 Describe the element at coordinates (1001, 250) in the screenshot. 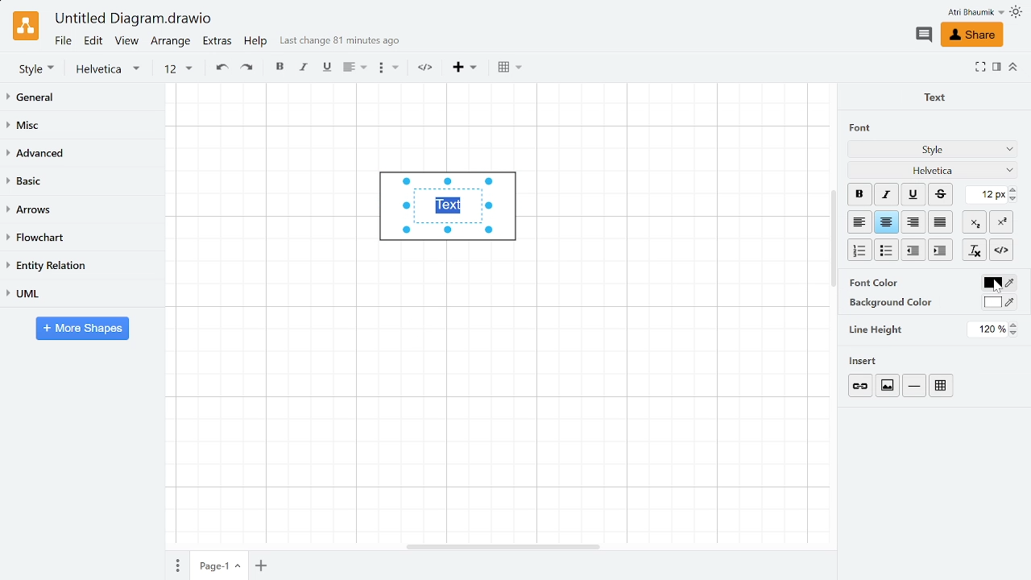

I see `HTML` at that location.